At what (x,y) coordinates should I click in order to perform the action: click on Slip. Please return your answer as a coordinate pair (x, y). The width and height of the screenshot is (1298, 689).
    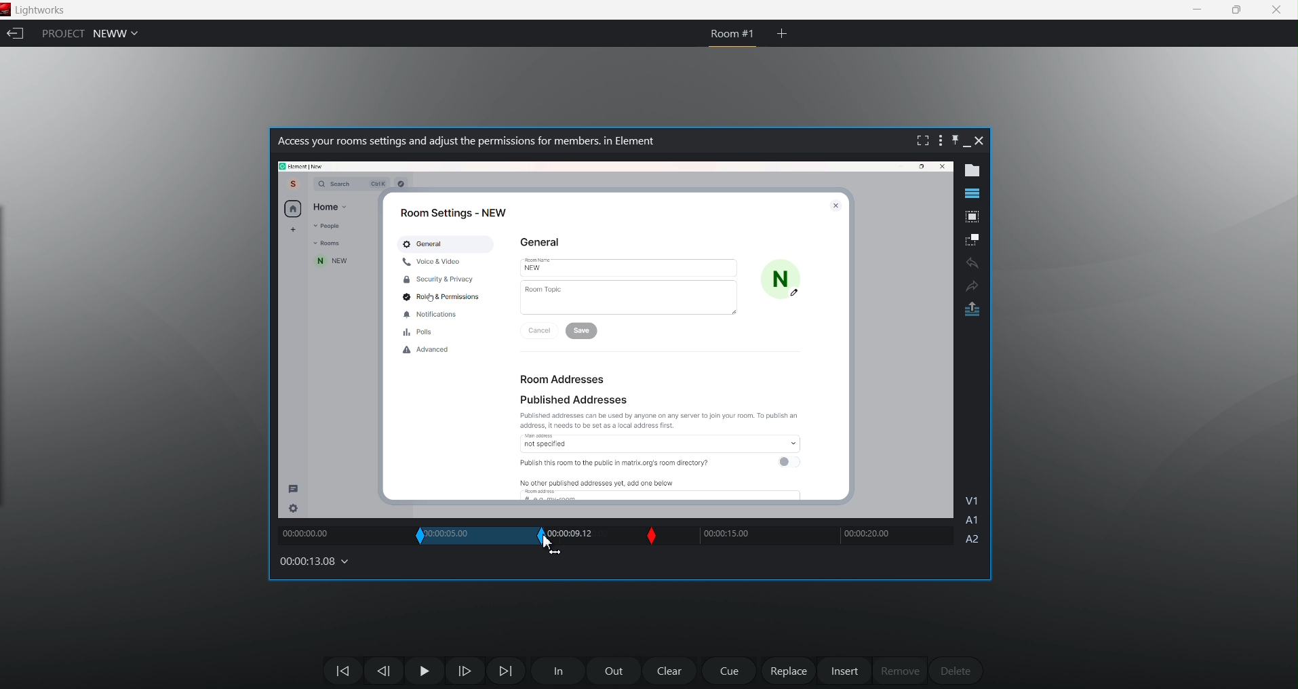
    Looking at the image, I should click on (651, 536).